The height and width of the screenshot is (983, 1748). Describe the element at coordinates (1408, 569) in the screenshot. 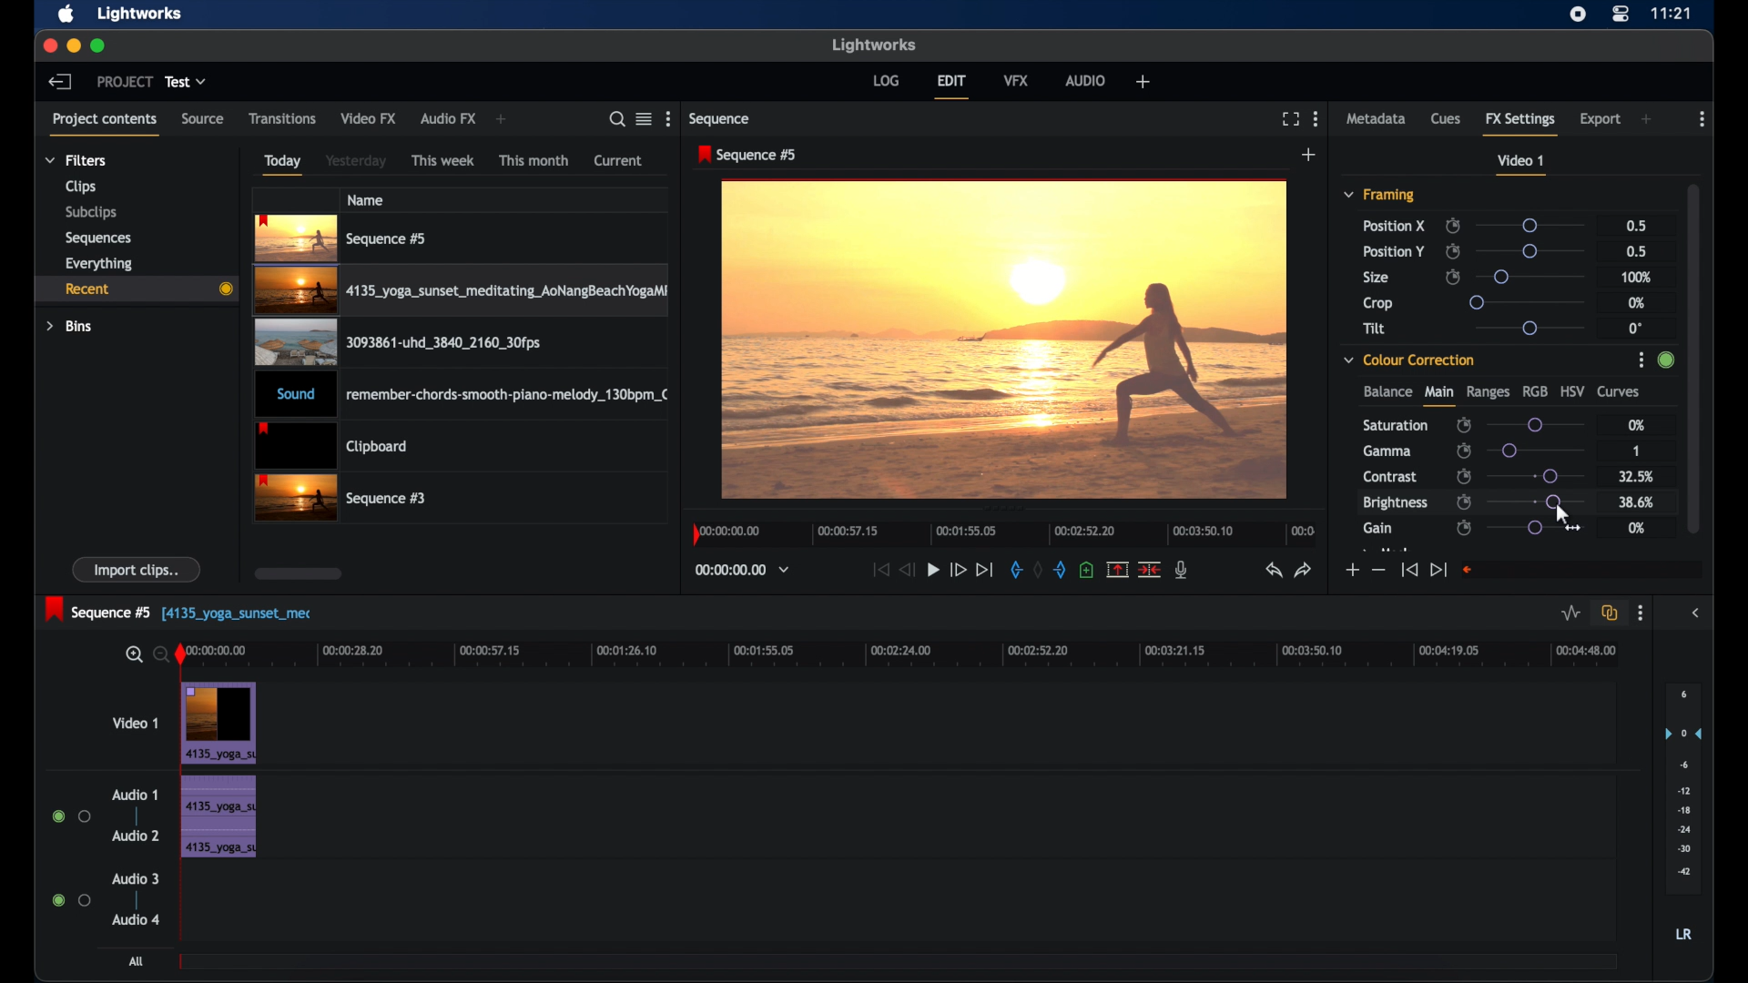

I see `jump to start` at that location.